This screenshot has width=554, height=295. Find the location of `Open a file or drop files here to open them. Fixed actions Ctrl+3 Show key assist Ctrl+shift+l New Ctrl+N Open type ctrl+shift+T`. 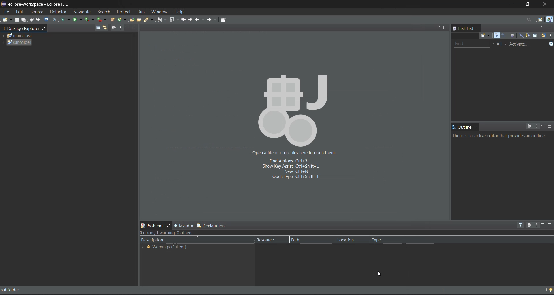

Open a file or drop files here to open them. Fixed actions Ctrl+3 Show key assist Ctrl+shift+l New Ctrl+N Open type ctrl+shift+T is located at coordinates (294, 127).